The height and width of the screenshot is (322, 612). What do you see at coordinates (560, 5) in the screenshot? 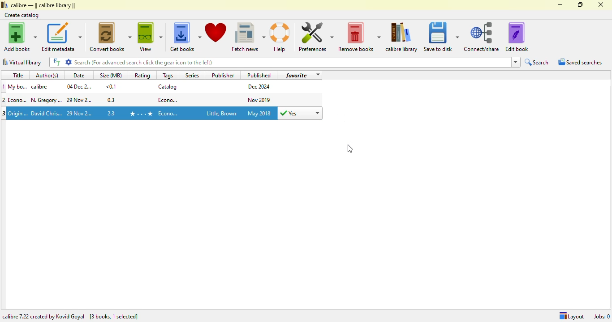
I see `minimize` at bounding box center [560, 5].